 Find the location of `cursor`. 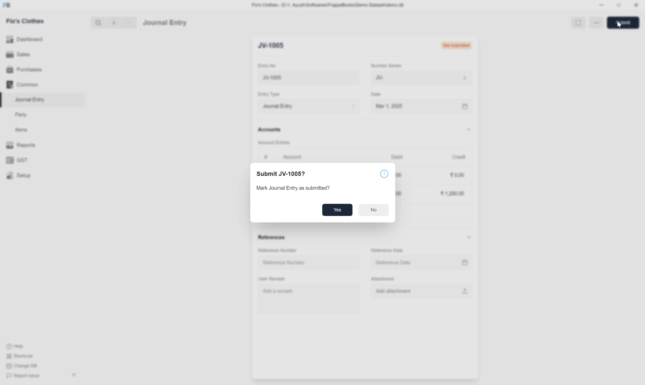

cursor is located at coordinates (619, 26).